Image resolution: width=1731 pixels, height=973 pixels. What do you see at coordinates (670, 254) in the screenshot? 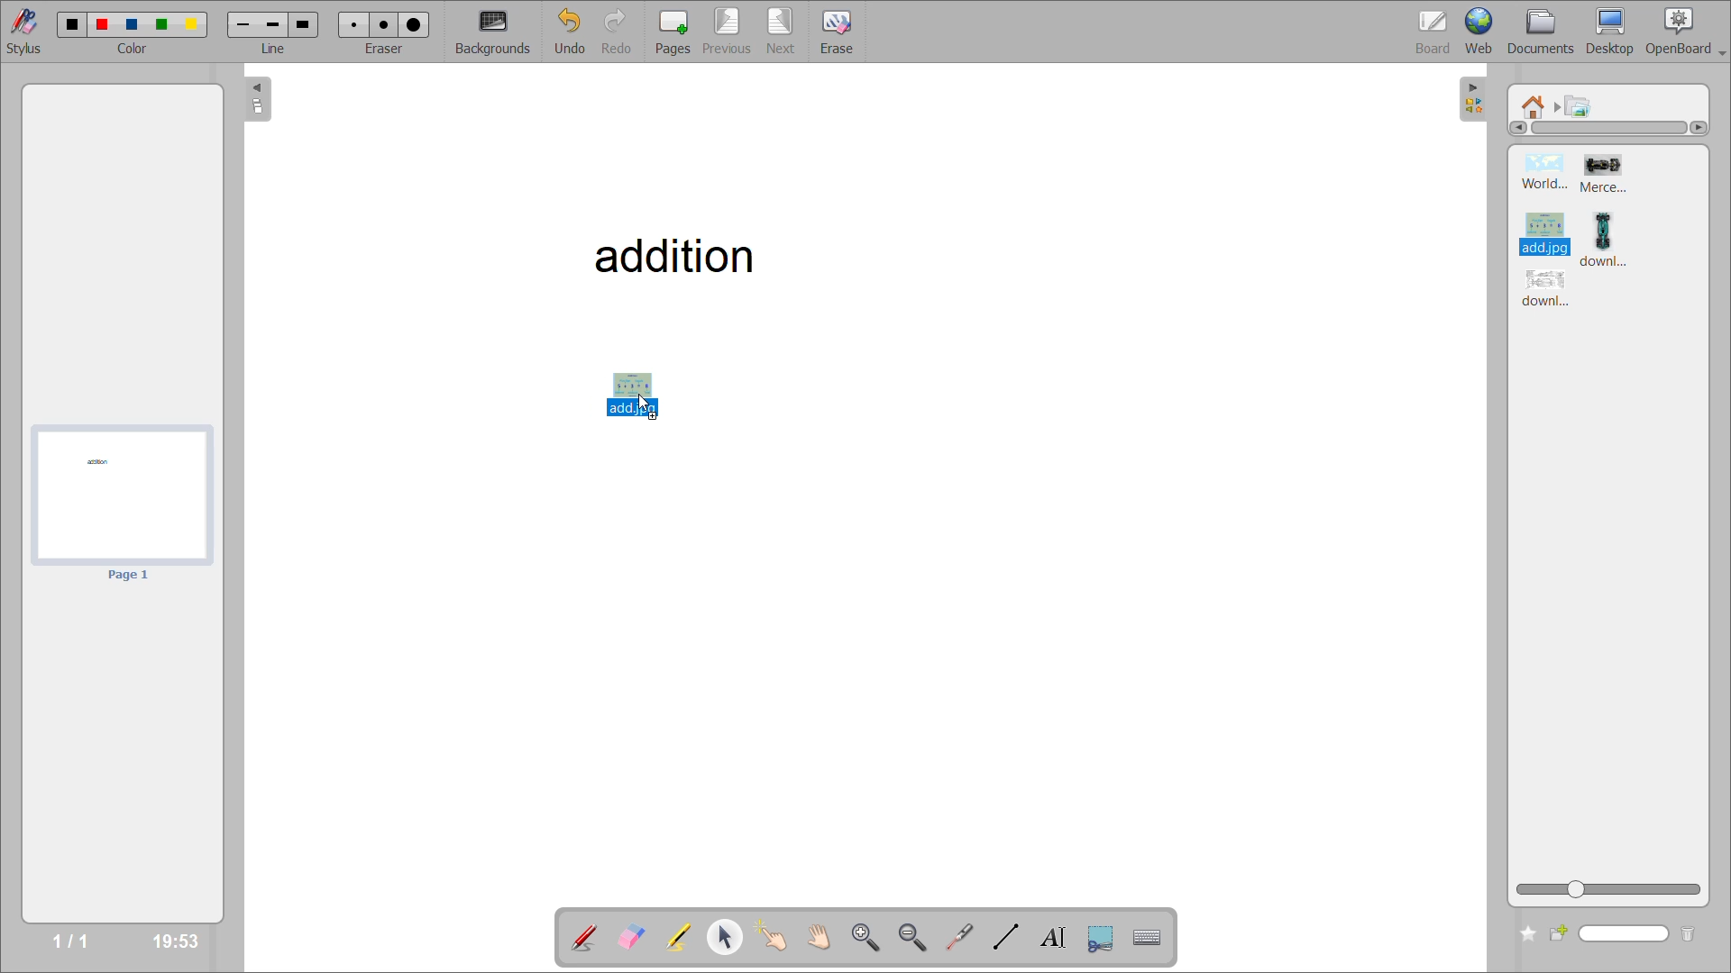
I see `addition - title` at bounding box center [670, 254].